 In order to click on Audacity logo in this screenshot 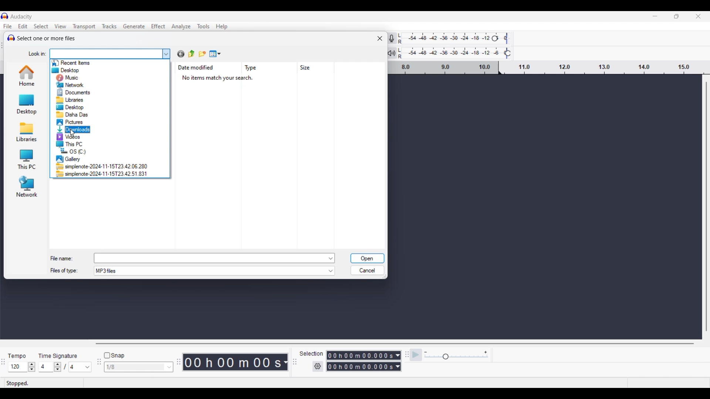, I will do `click(10, 37)`.